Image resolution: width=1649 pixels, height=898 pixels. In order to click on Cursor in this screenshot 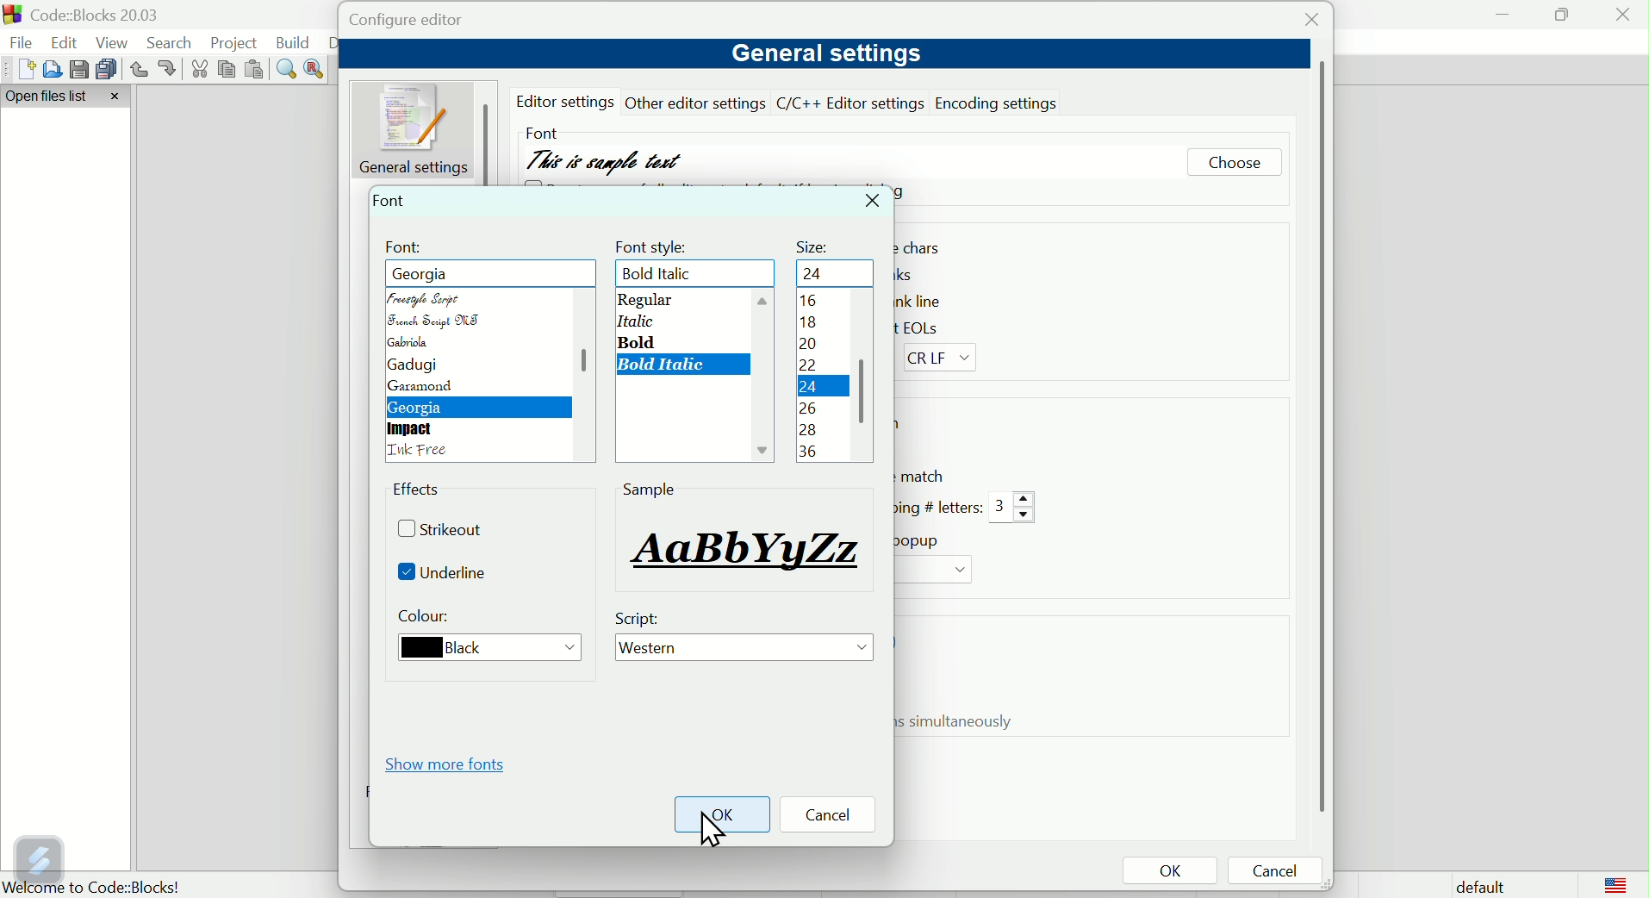, I will do `click(710, 832)`.